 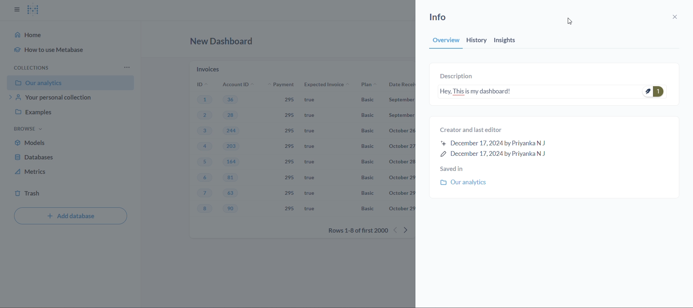 I want to click on 1, so click(x=204, y=99).